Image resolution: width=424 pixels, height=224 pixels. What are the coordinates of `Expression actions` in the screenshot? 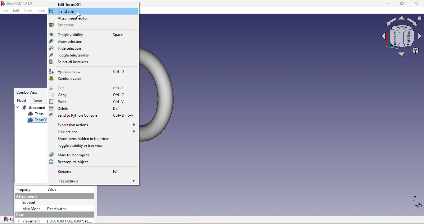 It's located at (95, 125).